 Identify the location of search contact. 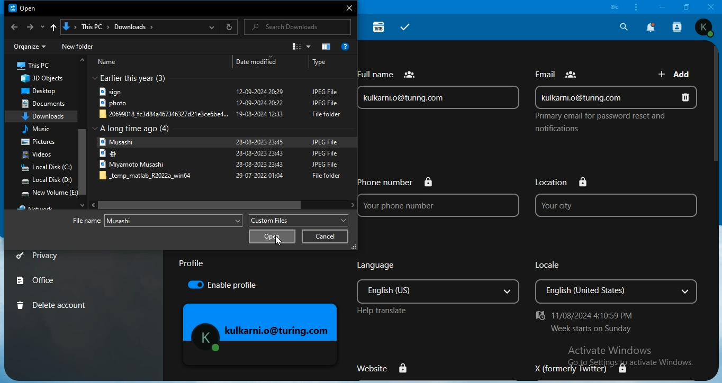
(678, 27).